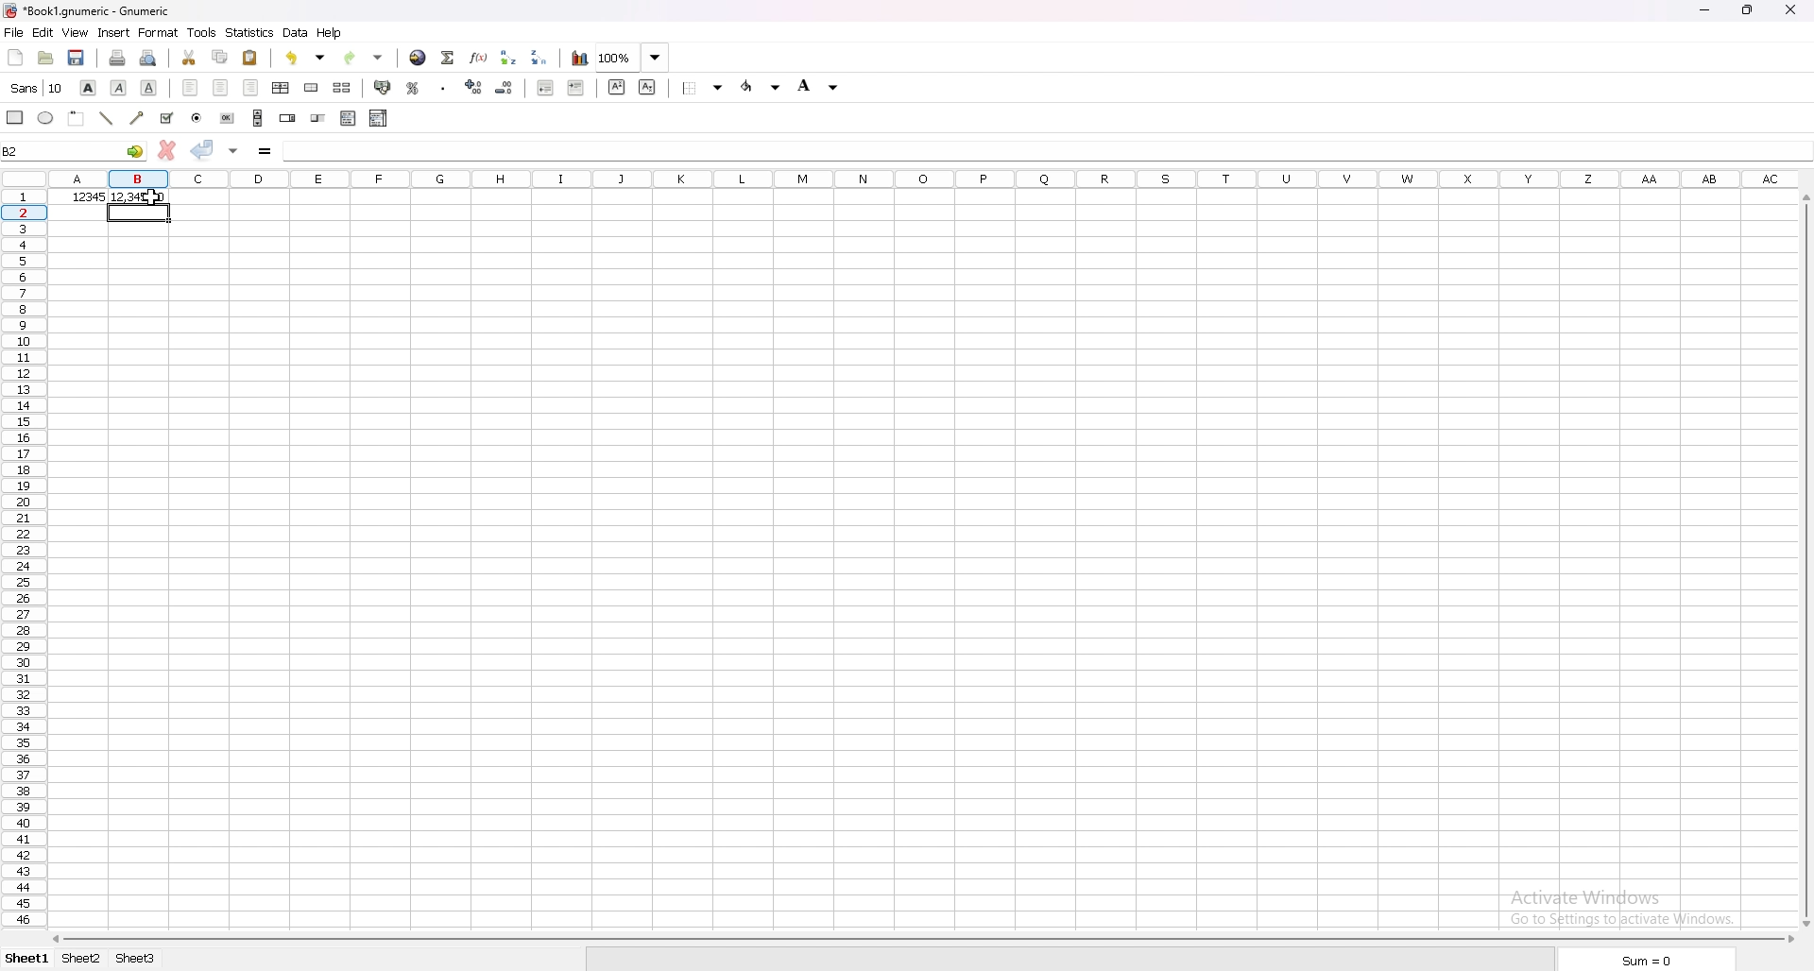 Image resolution: width=1814 pixels, height=971 pixels. What do you see at coordinates (282, 88) in the screenshot?
I see `centre horizontally` at bounding box center [282, 88].